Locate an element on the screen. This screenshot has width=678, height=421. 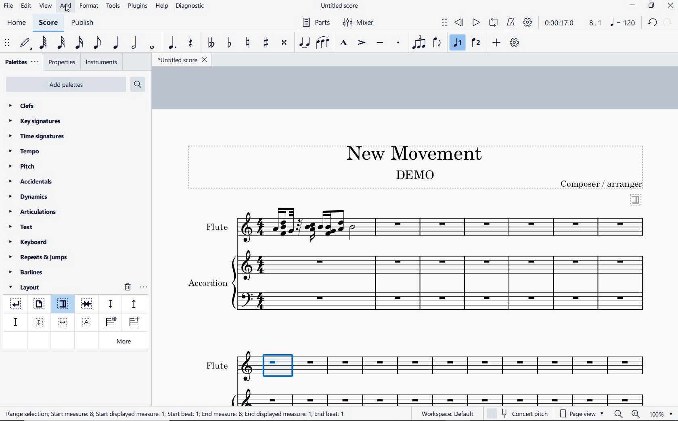
rewind is located at coordinates (460, 23).